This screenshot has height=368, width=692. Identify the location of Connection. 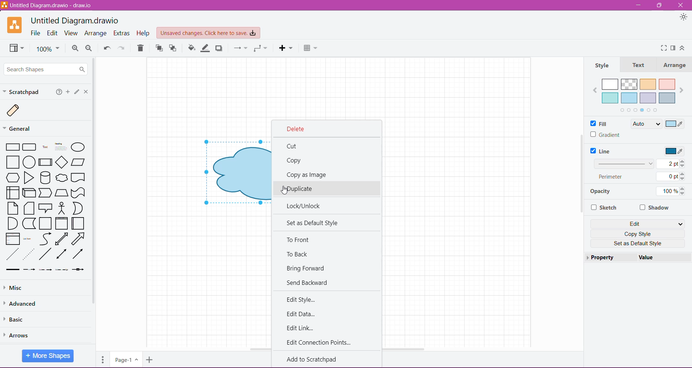
(240, 48).